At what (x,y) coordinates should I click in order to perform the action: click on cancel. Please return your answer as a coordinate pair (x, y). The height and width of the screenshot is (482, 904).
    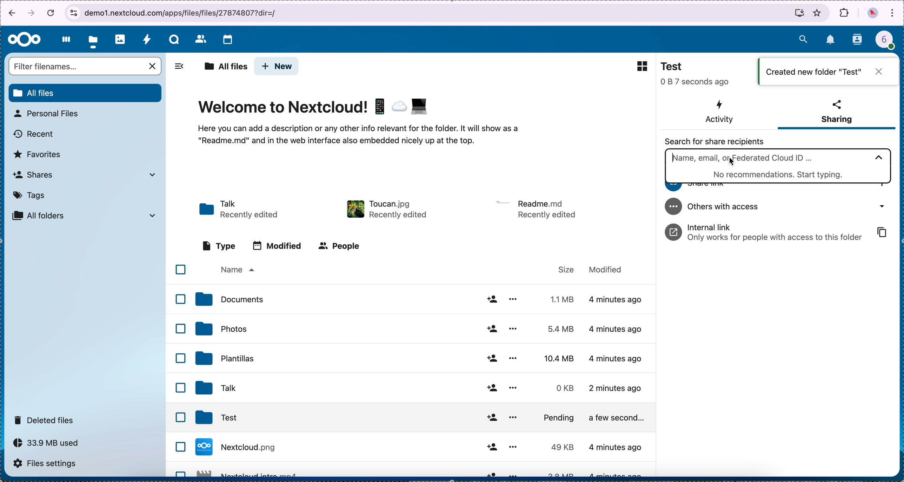
    Looking at the image, I should click on (52, 12).